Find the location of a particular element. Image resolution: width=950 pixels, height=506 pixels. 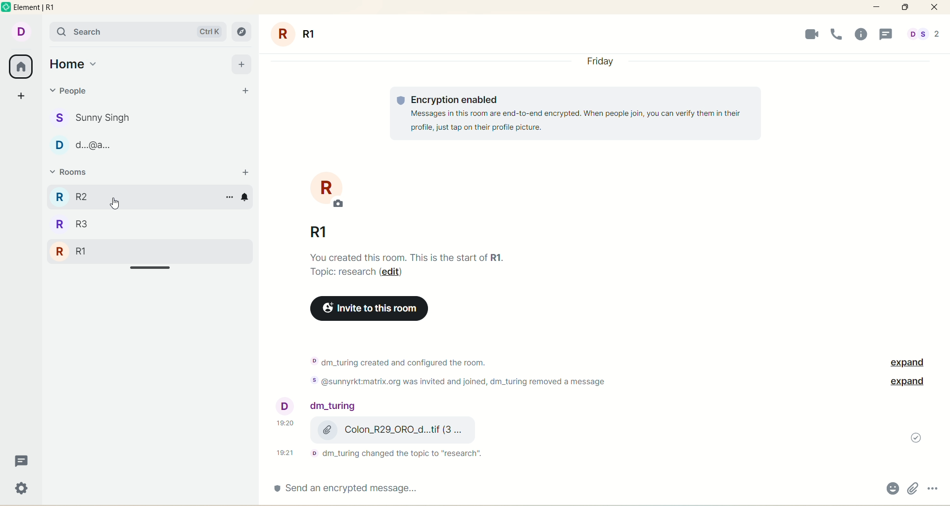

text is located at coordinates (574, 114).